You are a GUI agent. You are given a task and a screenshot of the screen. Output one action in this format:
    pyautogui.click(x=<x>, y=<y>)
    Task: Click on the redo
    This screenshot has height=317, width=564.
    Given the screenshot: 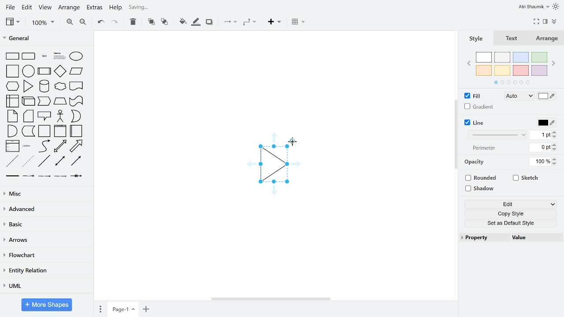 What is the action you would take?
    pyautogui.click(x=115, y=22)
    